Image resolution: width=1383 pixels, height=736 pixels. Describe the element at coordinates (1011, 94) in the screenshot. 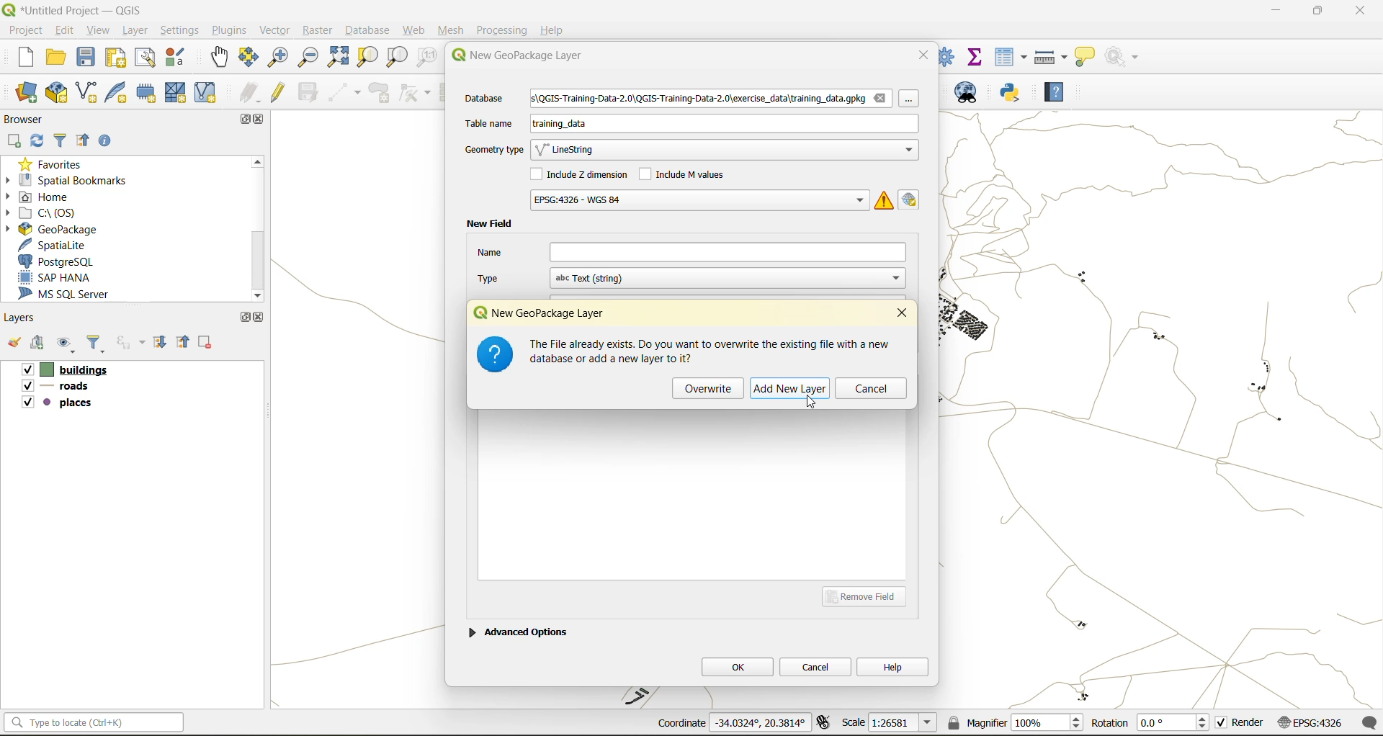

I see `python` at that location.